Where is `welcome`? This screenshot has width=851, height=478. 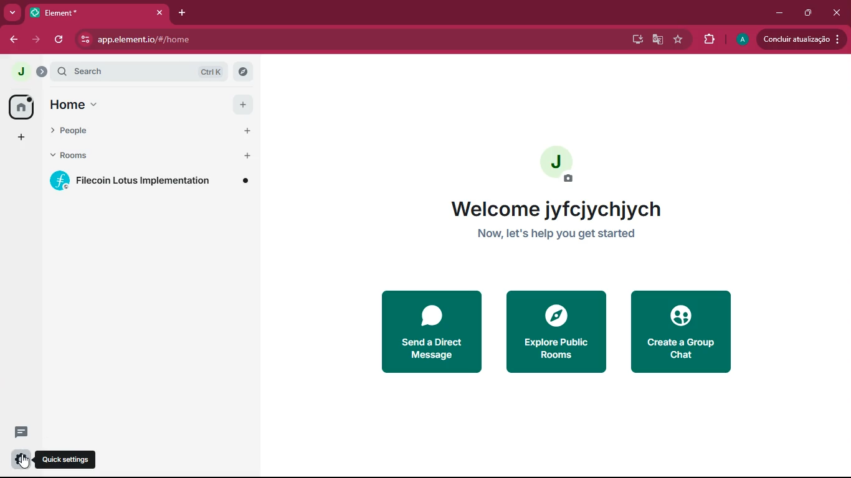
welcome is located at coordinates (569, 209).